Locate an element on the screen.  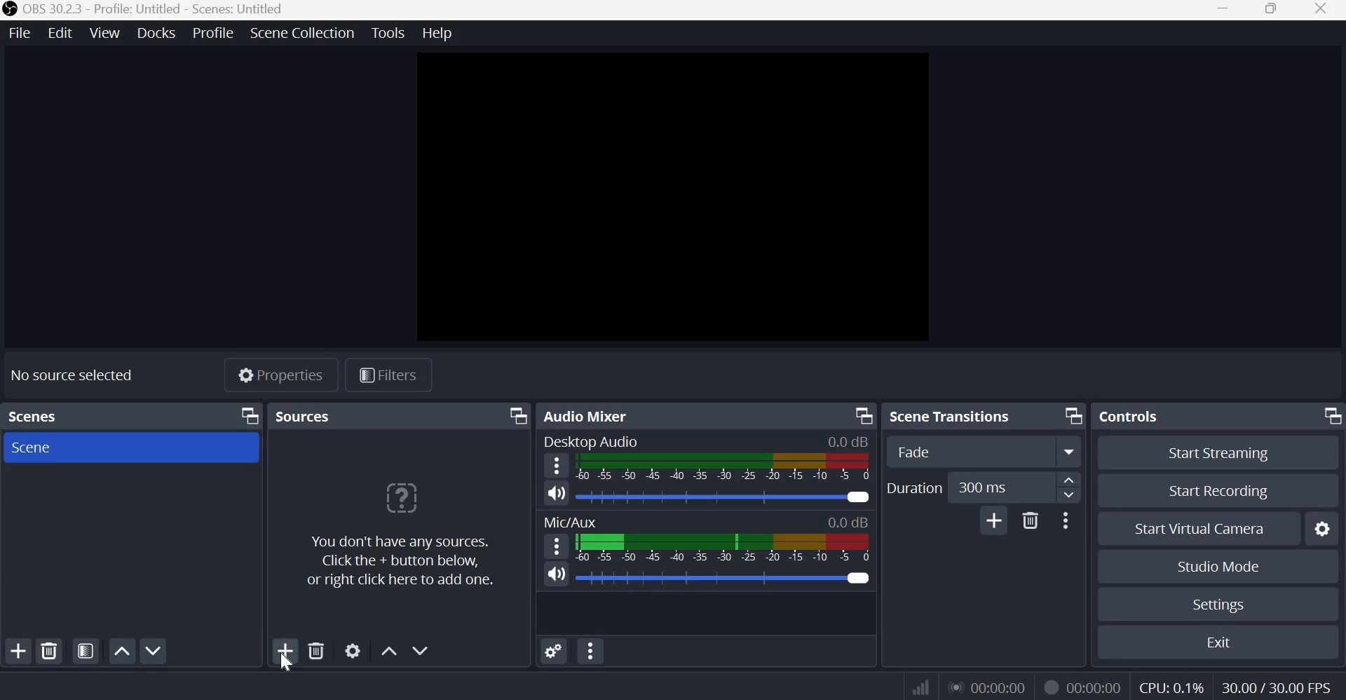
00:00:00 is located at coordinates (985, 687).